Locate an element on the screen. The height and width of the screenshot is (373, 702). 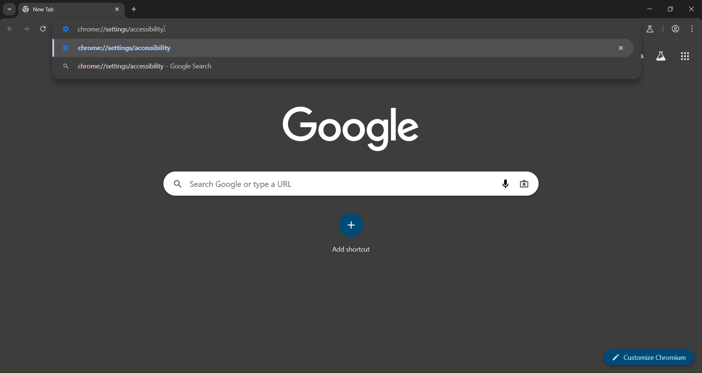
cursor is located at coordinates (166, 27).